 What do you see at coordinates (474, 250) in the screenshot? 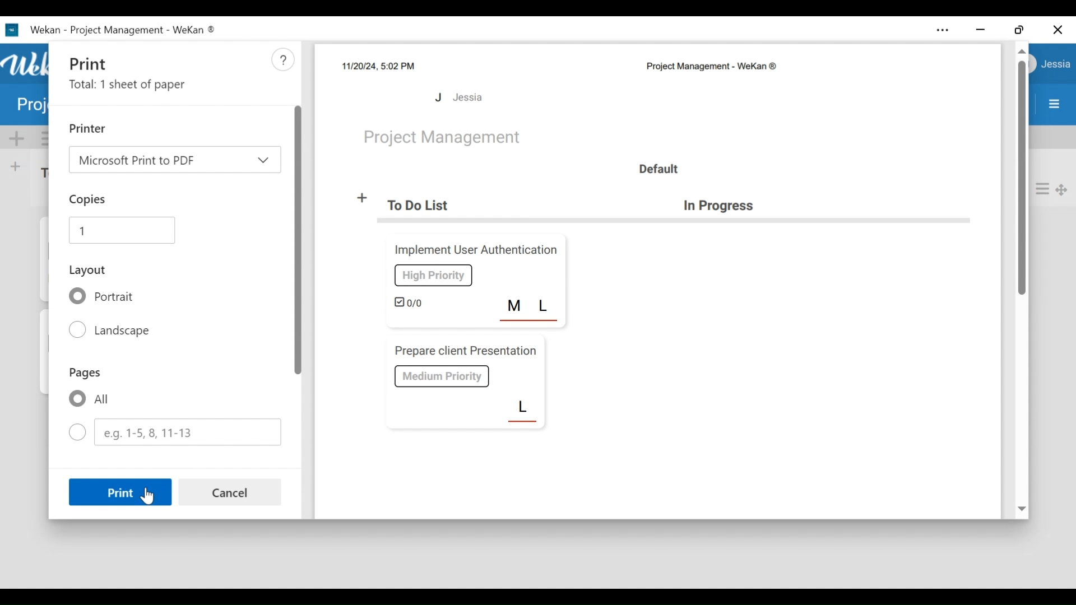
I see `Card Title` at bounding box center [474, 250].